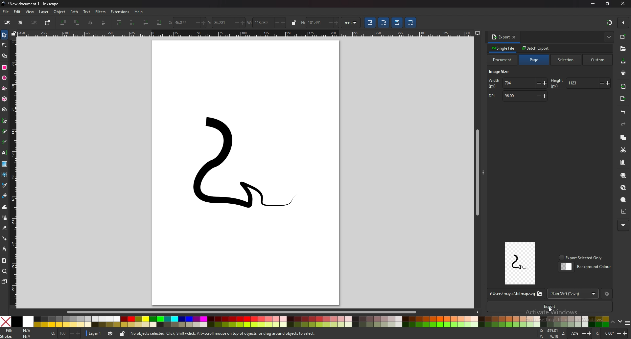  What do you see at coordinates (65, 333) in the screenshot?
I see `opacity` at bounding box center [65, 333].